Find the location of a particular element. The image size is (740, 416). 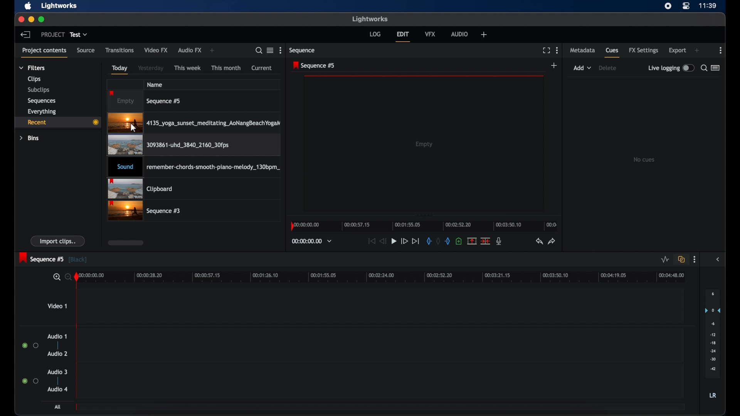

video clip is located at coordinates (194, 123).